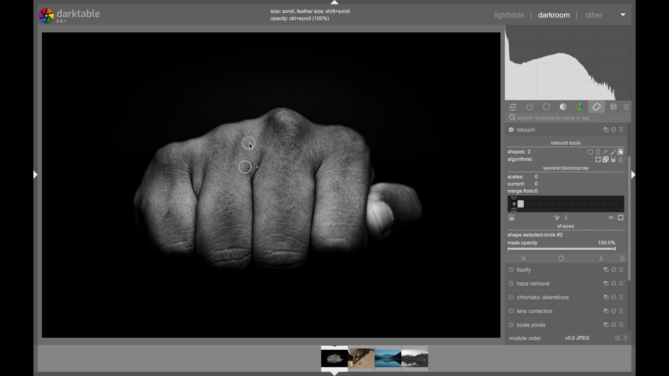 The height and width of the screenshot is (376, 669). Describe the element at coordinates (564, 107) in the screenshot. I see `tone` at that location.